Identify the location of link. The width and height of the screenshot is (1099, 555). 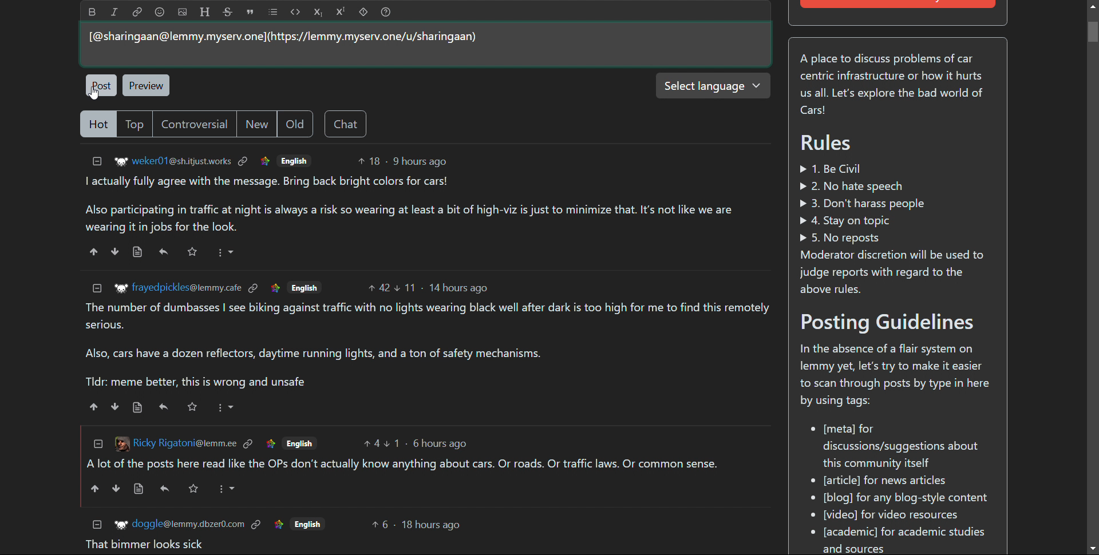
(264, 161).